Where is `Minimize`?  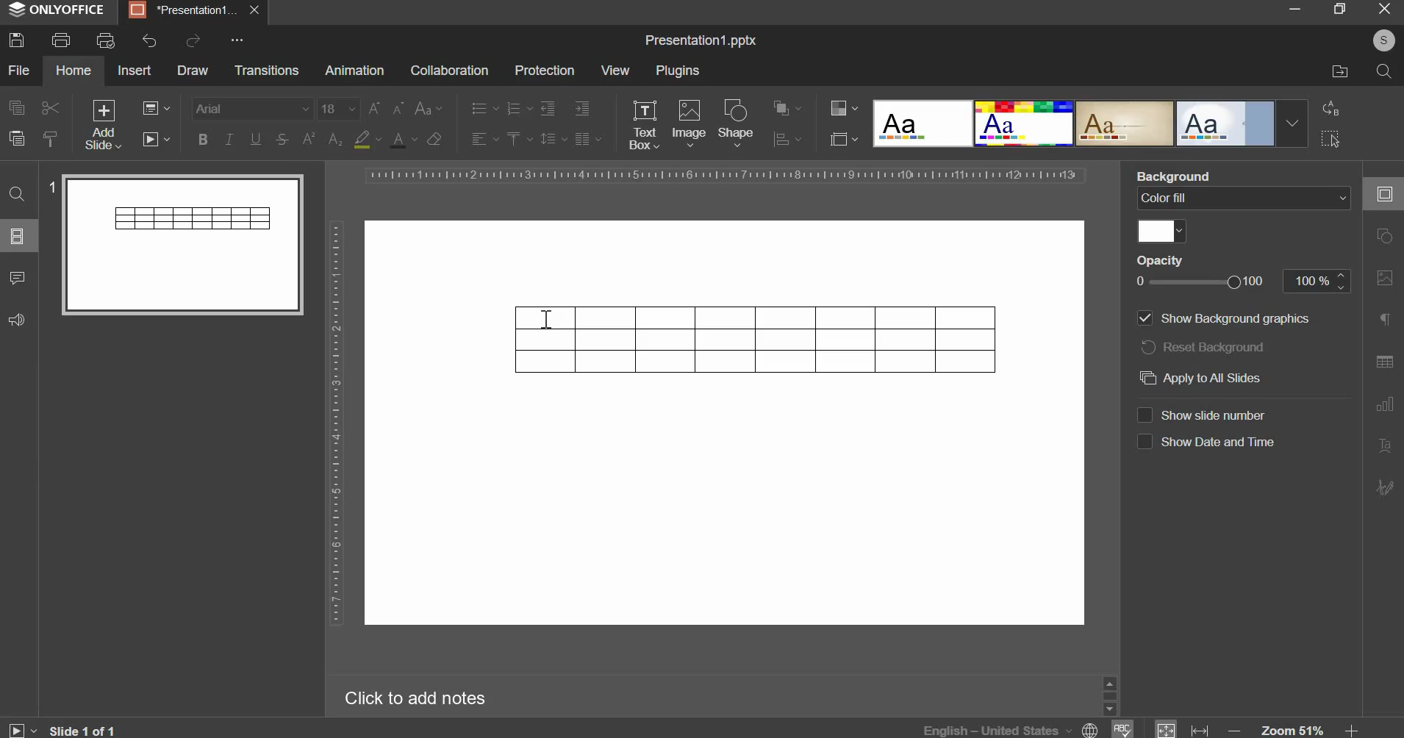
Minimize is located at coordinates (1297, 10).